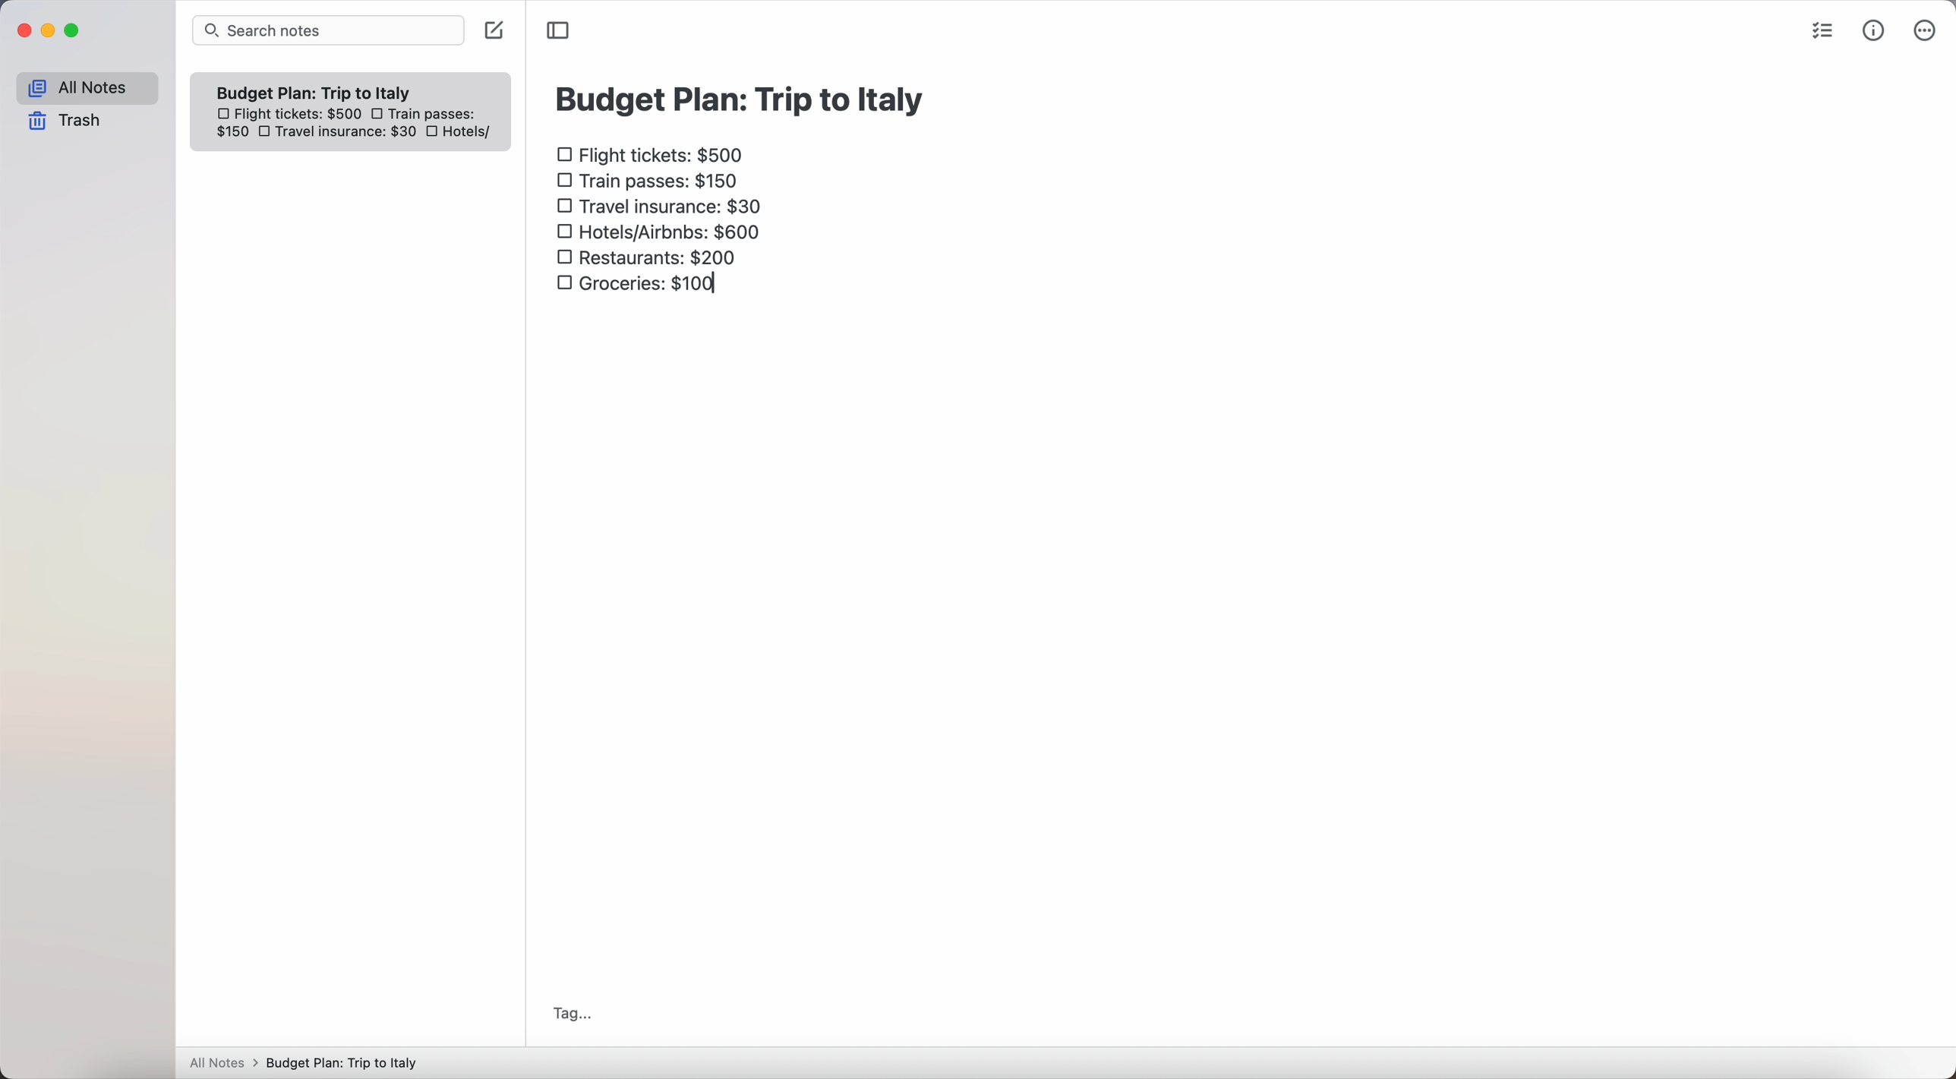 Image resolution: width=1956 pixels, height=1079 pixels. I want to click on create note, so click(493, 32).